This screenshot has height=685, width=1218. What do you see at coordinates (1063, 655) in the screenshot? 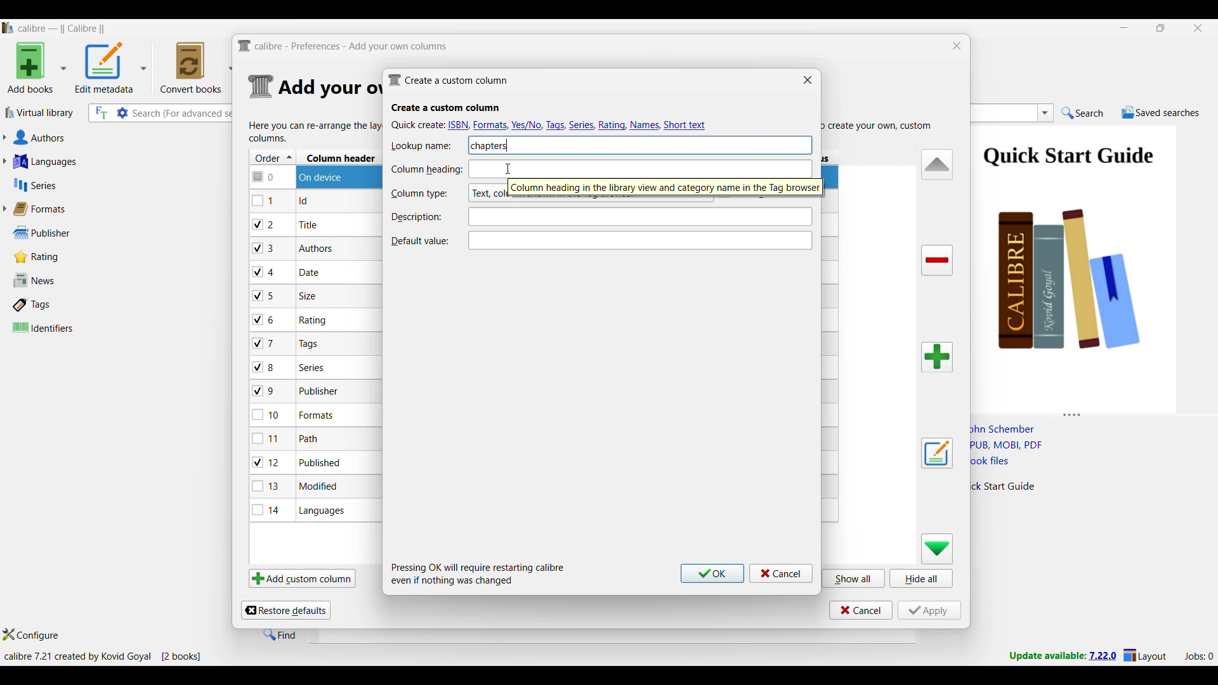
I see `New version update notifcation` at bounding box center [1063, 655].